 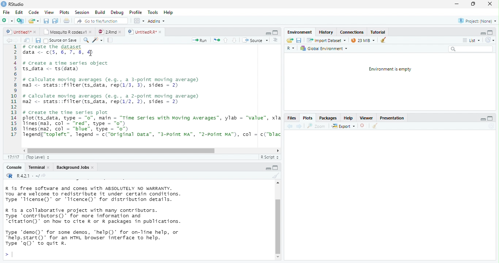 What do you see at coordinates (268, 169) in the screenshot?
I see `maximize` at bounding box center [268, 169].